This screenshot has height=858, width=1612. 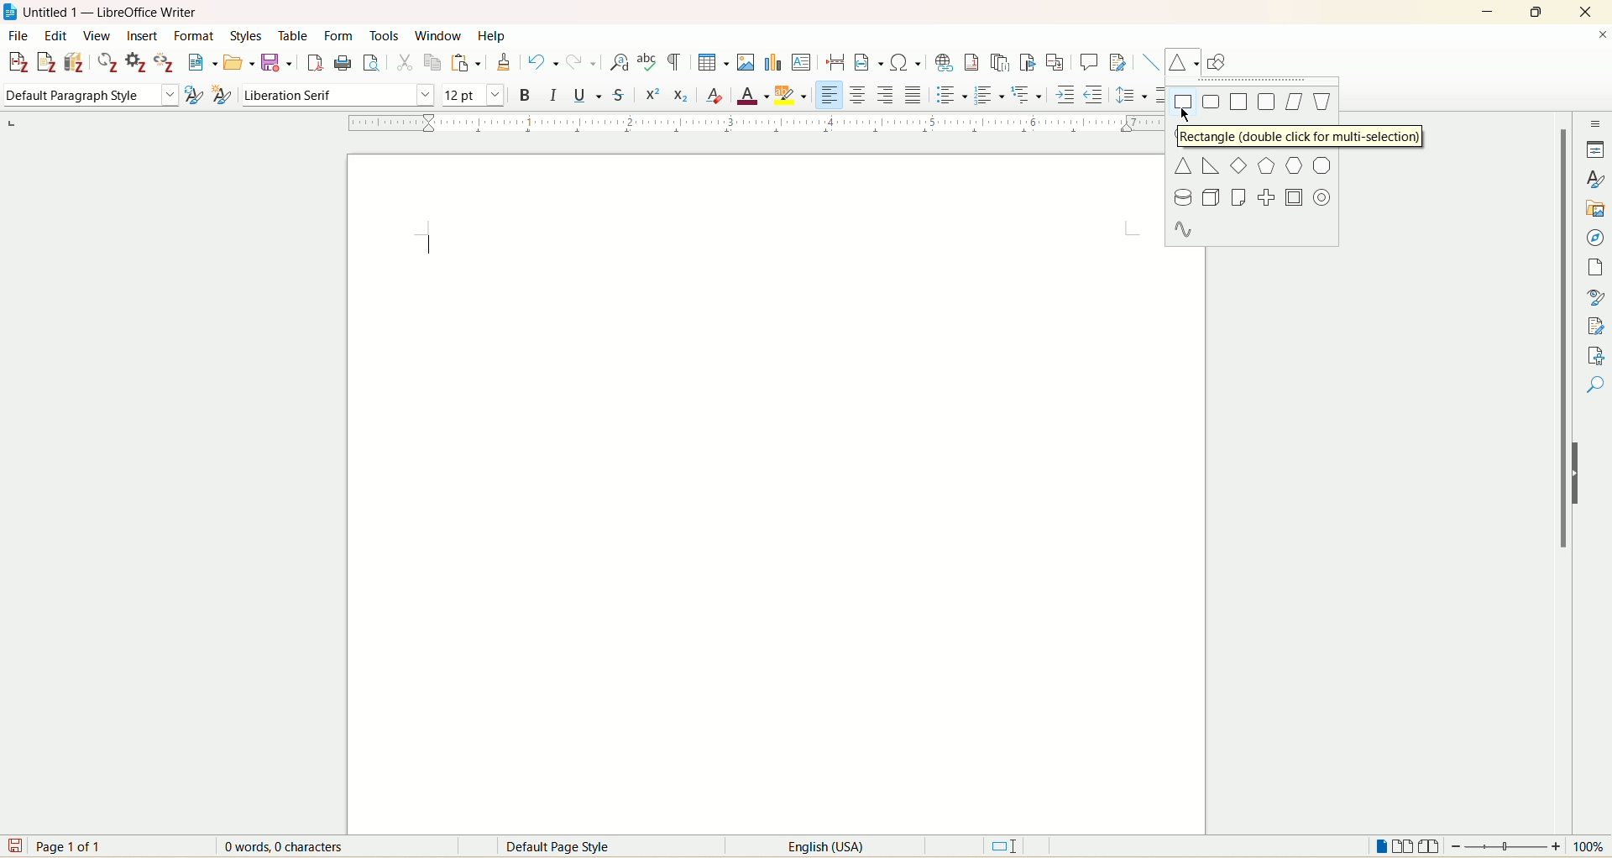 What do you see at coordinates (1266, 196) in the screenshot?
I see `cross` at bounding box center [1266, 196].